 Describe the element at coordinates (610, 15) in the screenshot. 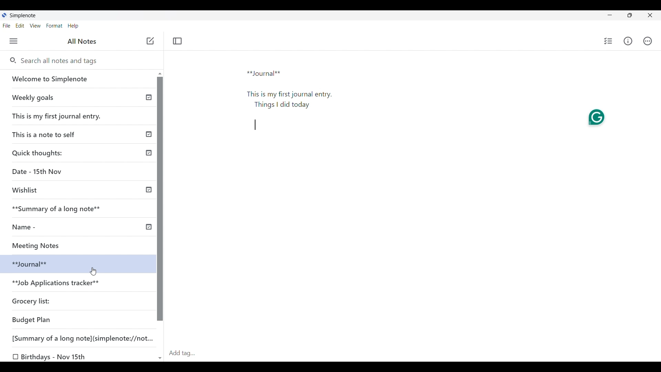

I see `Minimize` at that location.